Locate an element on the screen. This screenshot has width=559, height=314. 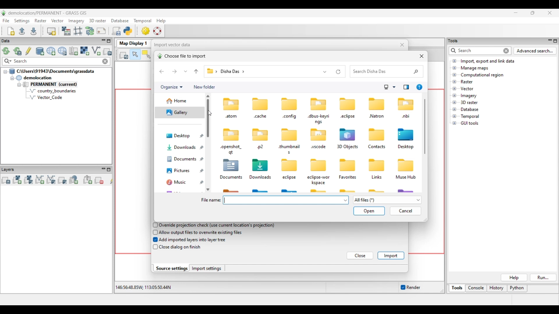
Add vector map layer is located at coordinates (40, 180).